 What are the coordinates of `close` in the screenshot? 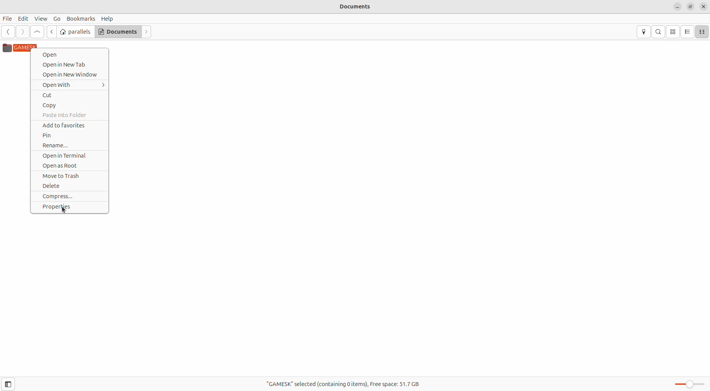 It's located at (703, 7).